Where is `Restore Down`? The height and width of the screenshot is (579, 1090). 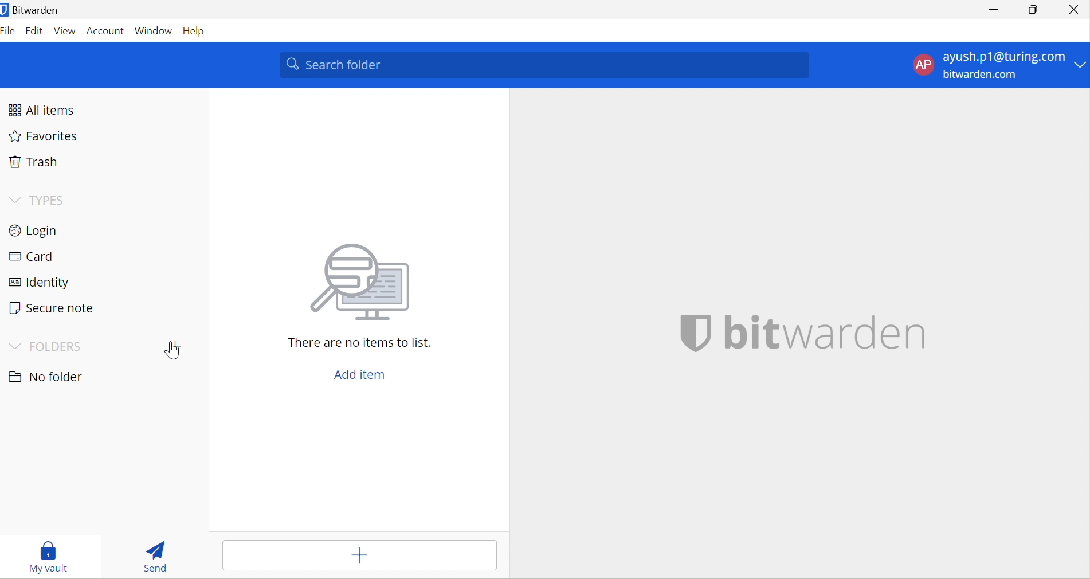 Restore Down is located at coordinates (1035, 9).